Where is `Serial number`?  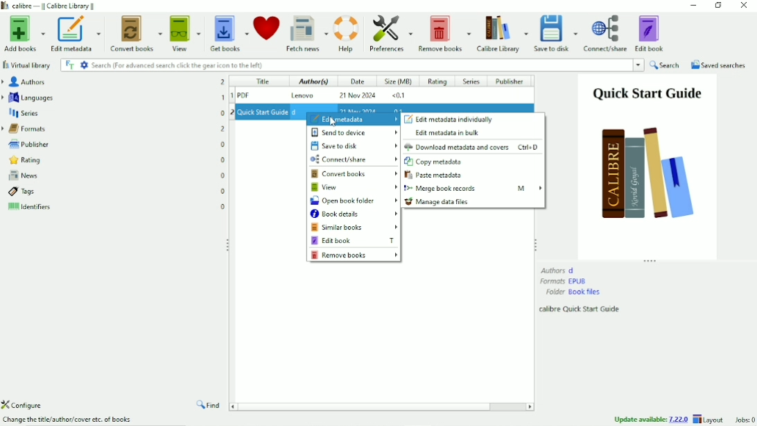 Serial number is located at coordinates (231, 100).